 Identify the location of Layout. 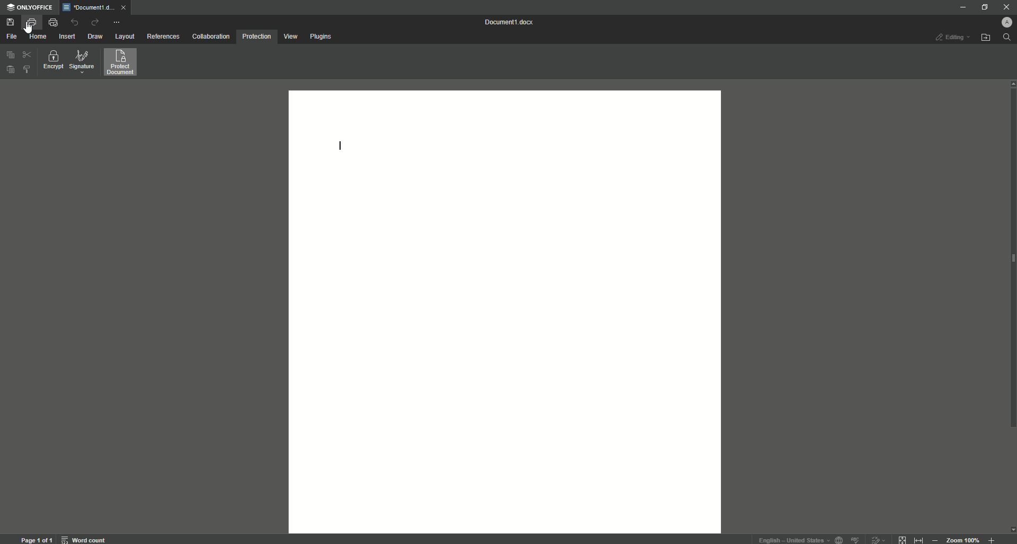
(124, 37).